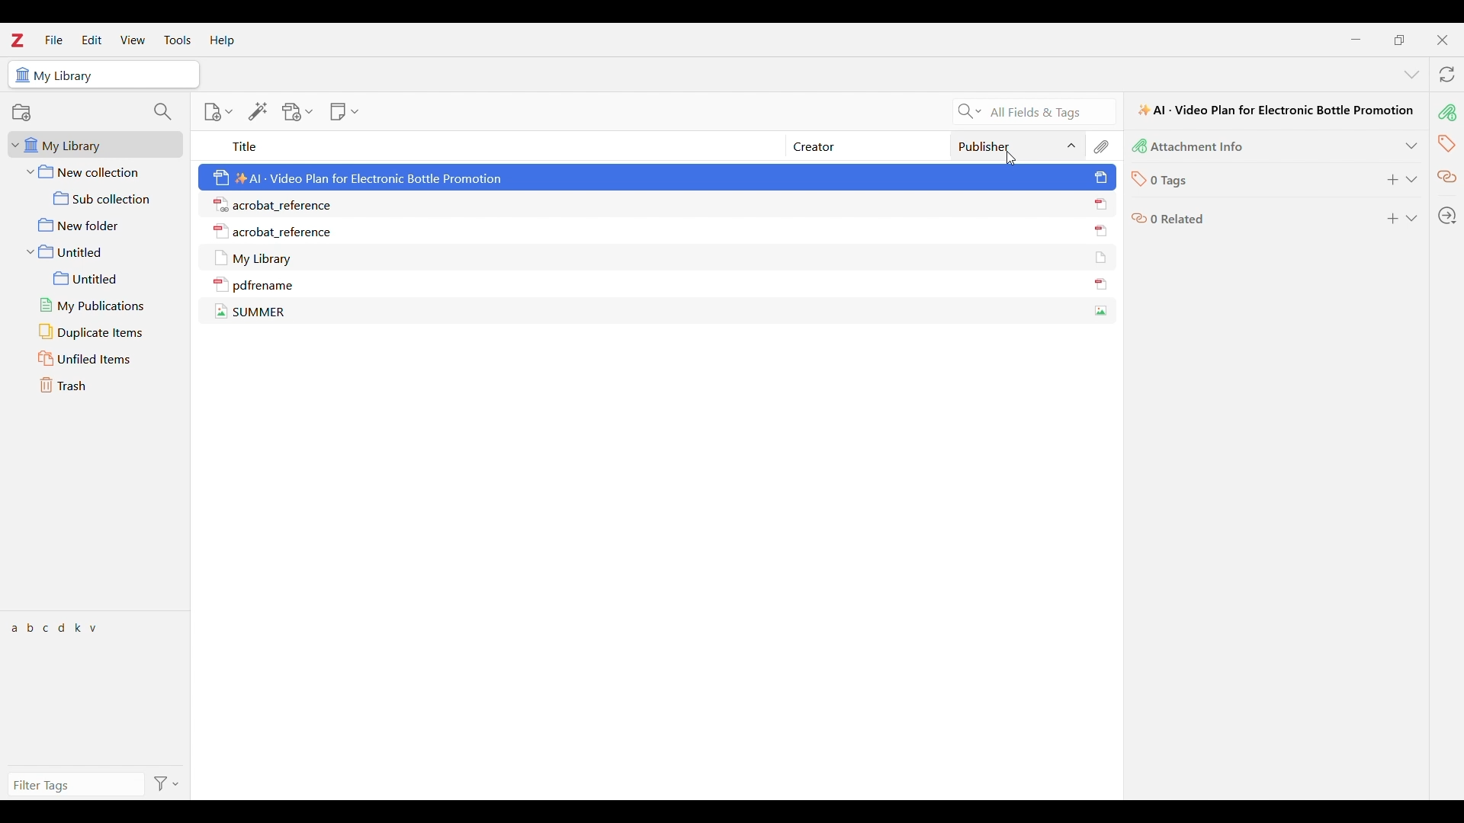 Image resolution: width=1464 pixels, height=823 pixels. Describe the element at coordinates (1173, 181) in the screenshot. I see `0 Tags` at that location.